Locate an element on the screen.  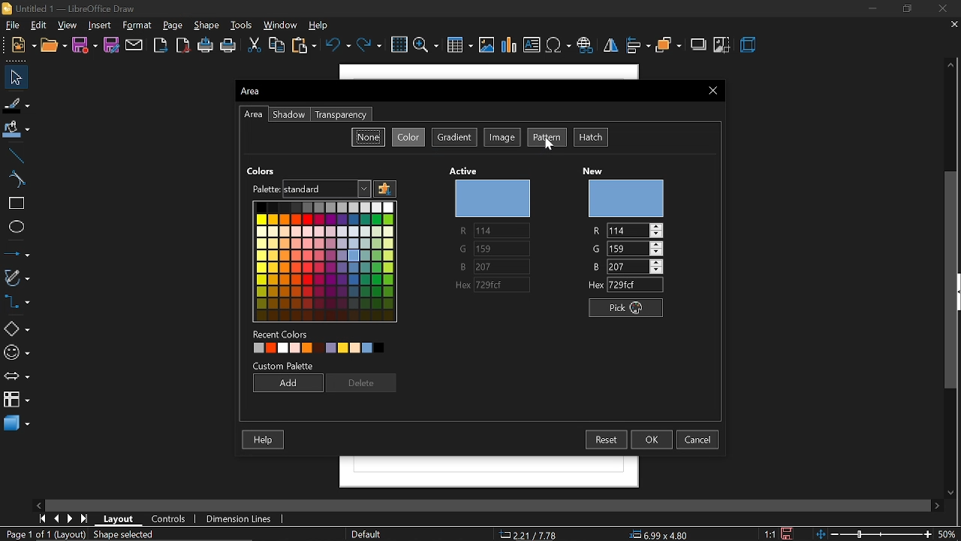
save is located at coordinates (788, 531).